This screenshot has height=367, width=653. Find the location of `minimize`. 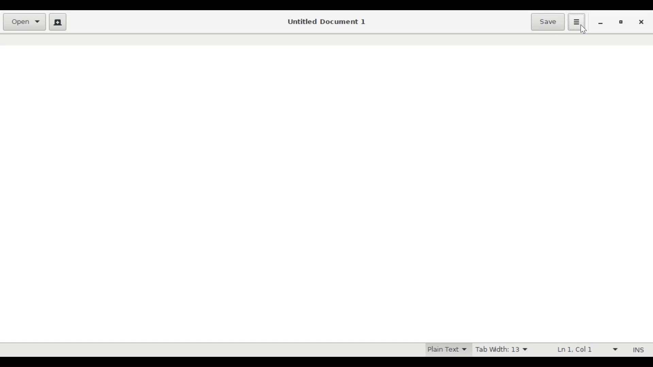

minimize is located at coordinates (602, 23).